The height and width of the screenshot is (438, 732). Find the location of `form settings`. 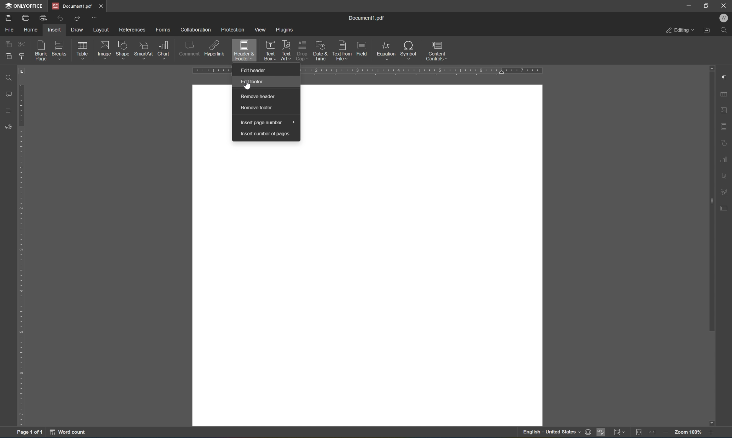

form settings is located at coordinates (726, 210).